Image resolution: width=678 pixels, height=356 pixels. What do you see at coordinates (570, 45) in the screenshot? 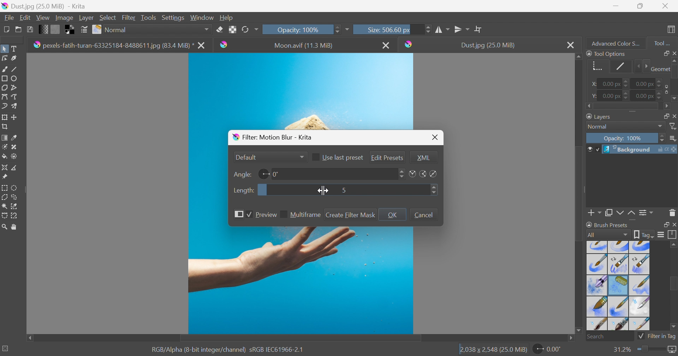
I see `Close` at bounding box center [570, 45].